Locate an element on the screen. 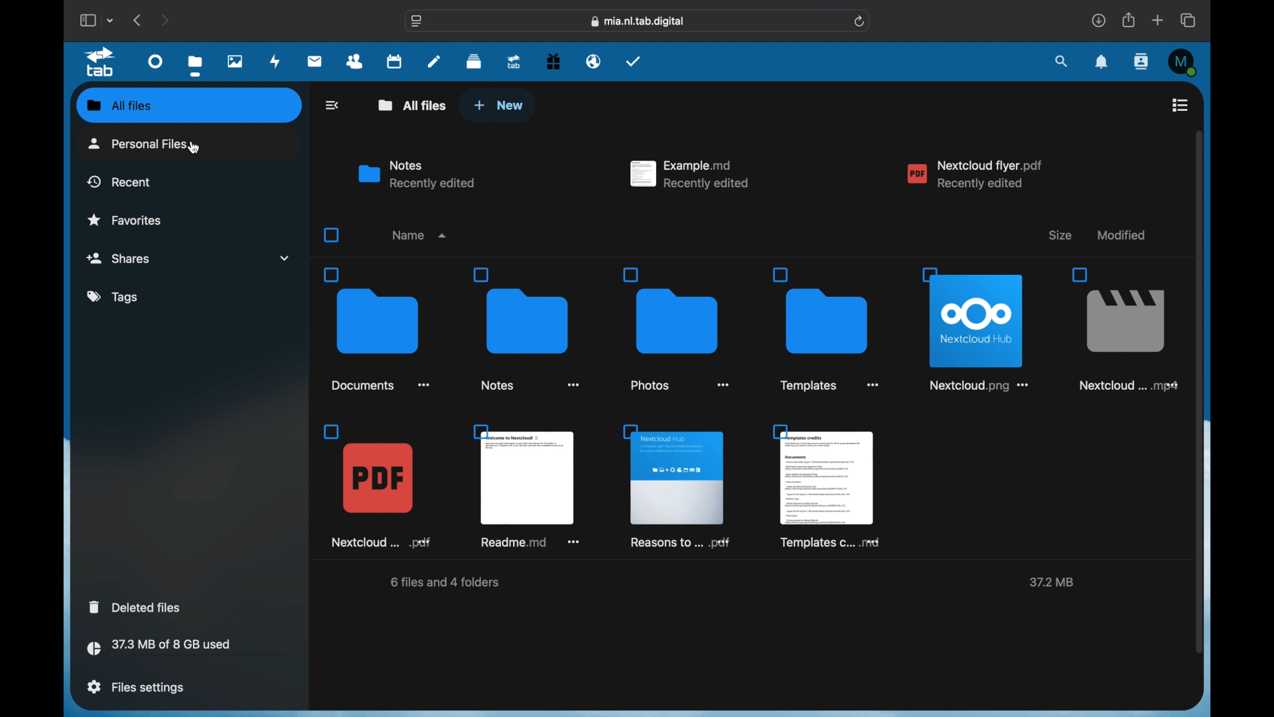 The width and height of the screenshot is (1274, 717). file is located at coordinates (975, 330).